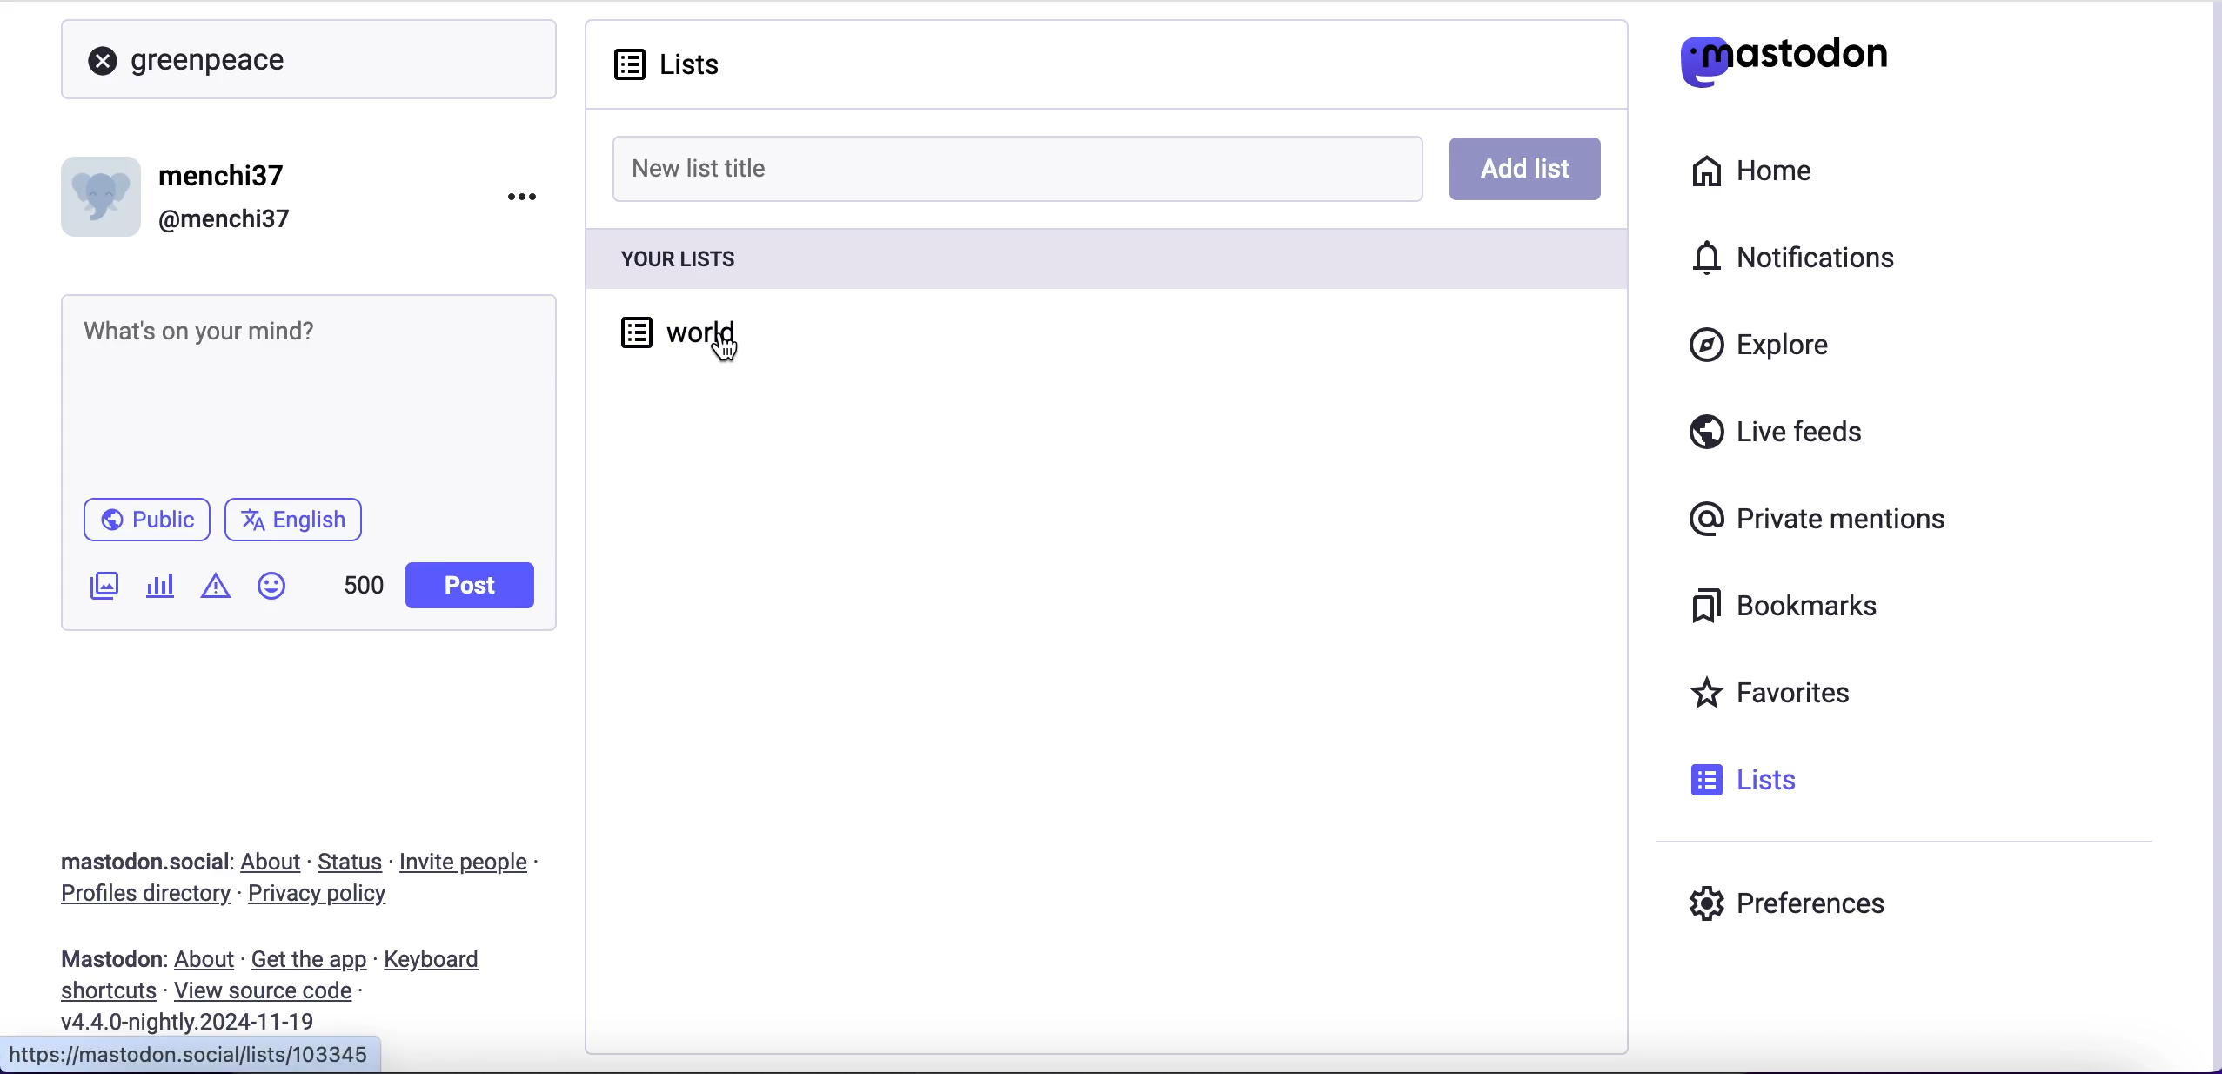 Image resolution: width=2222 pixels, height=1074 pixels. What do you see at coordinates (352, 862) in the screenshot?
I see `status` at bounding box center [352, 862].